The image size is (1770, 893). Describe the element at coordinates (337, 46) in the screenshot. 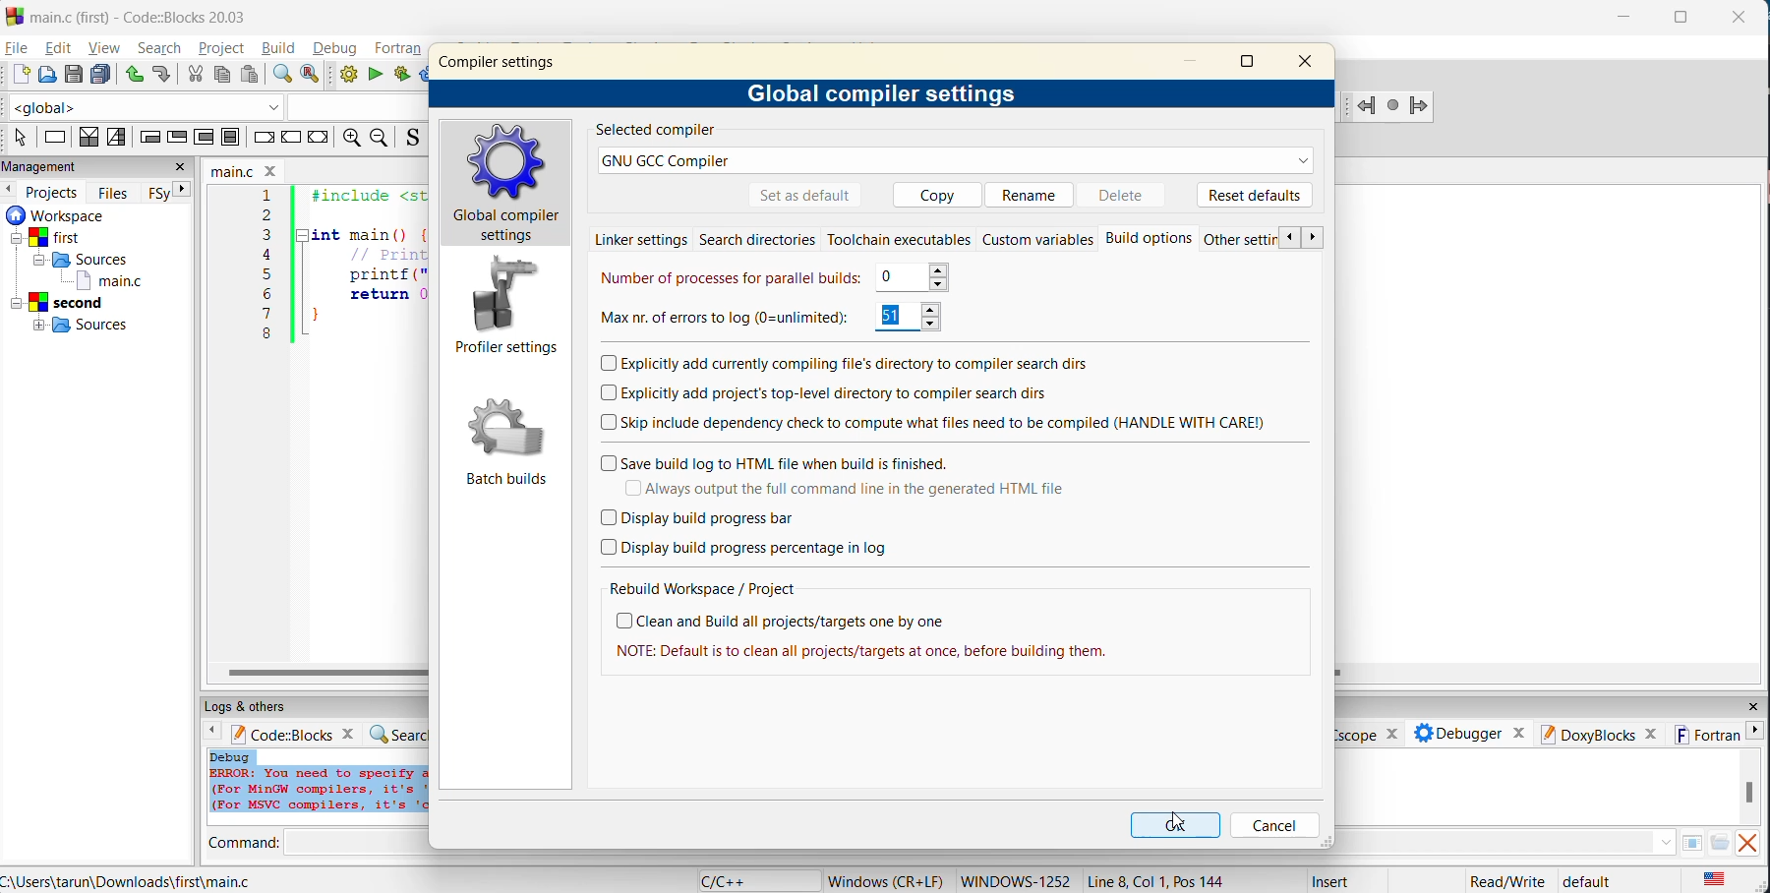

I see `debug` at that location.